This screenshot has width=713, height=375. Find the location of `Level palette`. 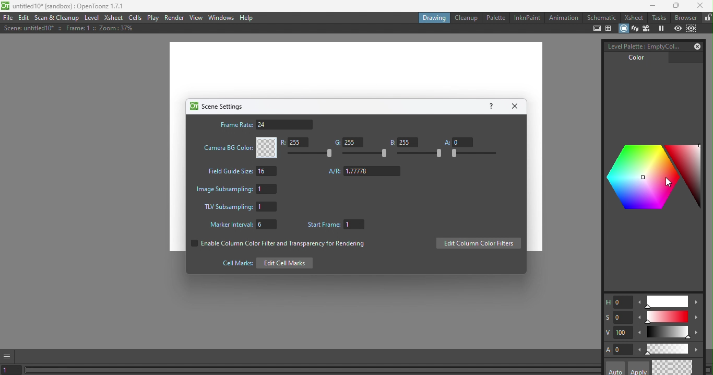

Level palette is located at coordinates (641, 45).